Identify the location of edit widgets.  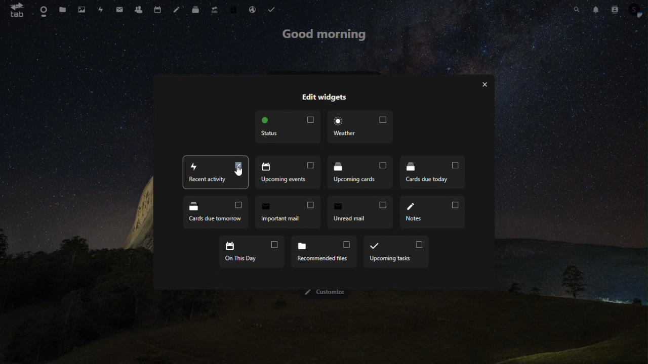
(323, 95).